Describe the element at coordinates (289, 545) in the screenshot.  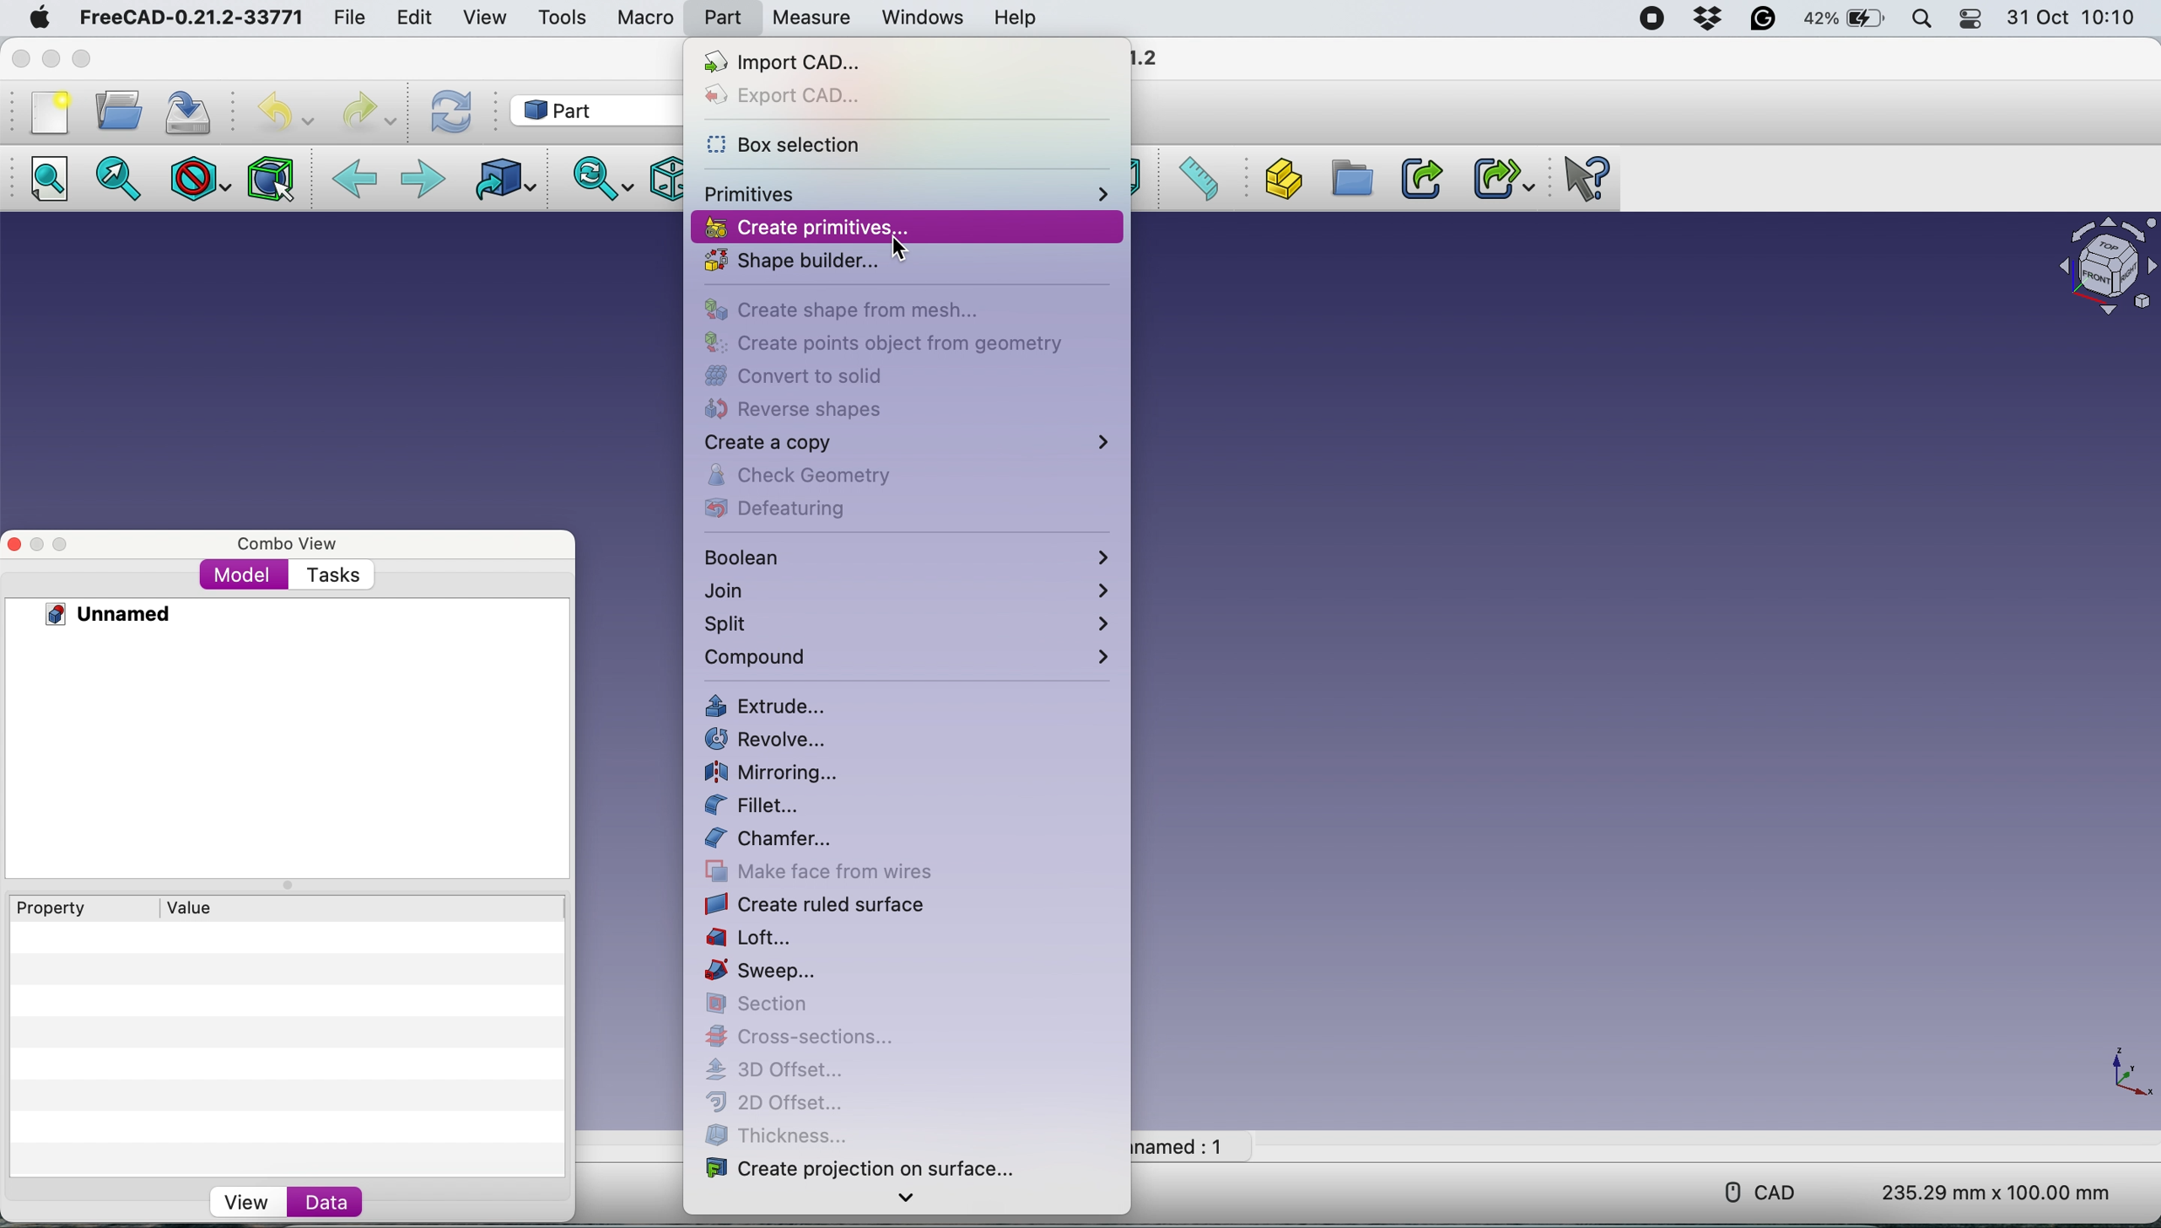
I see `Combo View` at that location.